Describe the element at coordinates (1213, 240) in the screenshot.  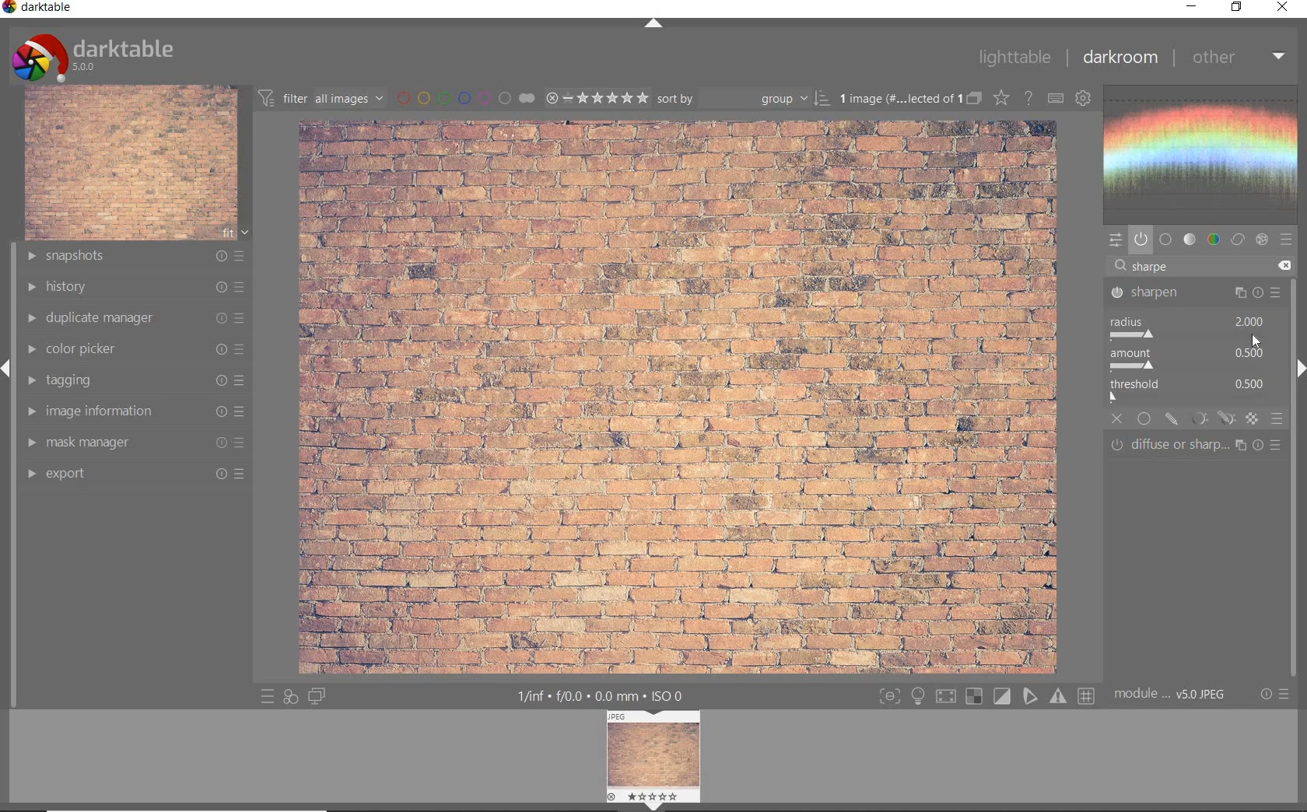
I see `color` at that location.